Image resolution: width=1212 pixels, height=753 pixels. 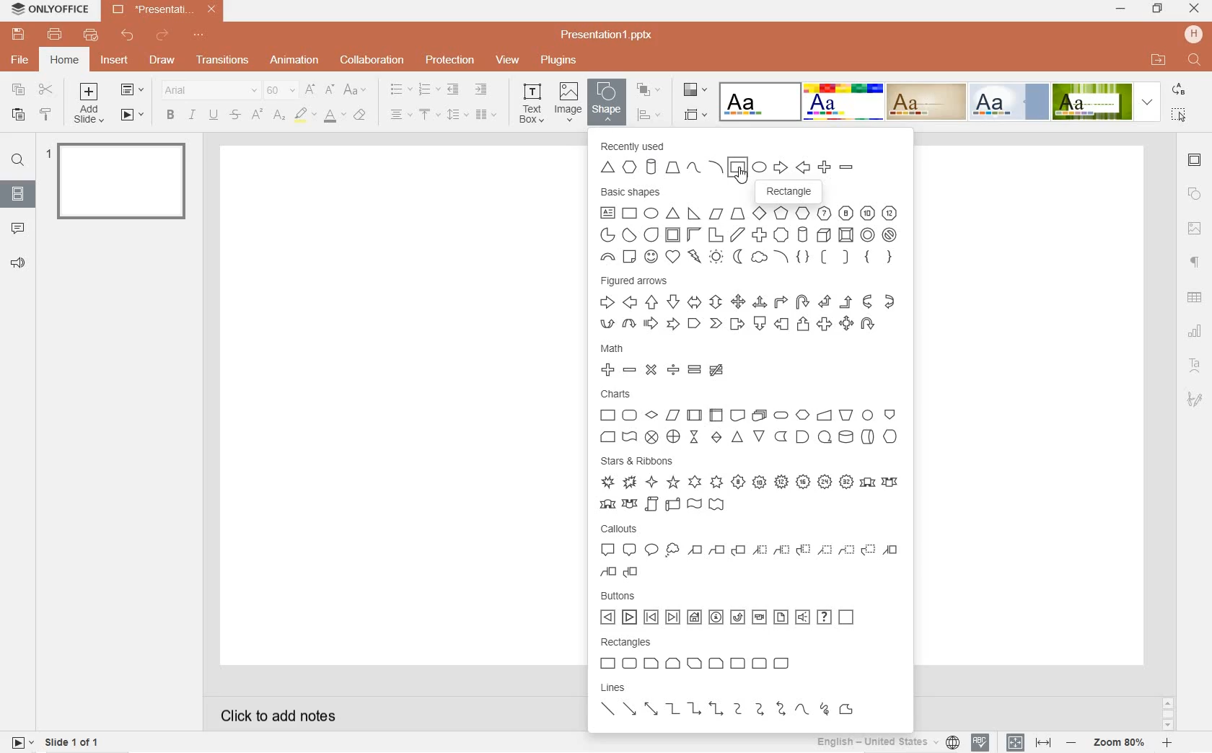 What do you see at coordinates (651, 325) in the screenshot?
I see `Striped right arrow` at bounding box center [651, 325].